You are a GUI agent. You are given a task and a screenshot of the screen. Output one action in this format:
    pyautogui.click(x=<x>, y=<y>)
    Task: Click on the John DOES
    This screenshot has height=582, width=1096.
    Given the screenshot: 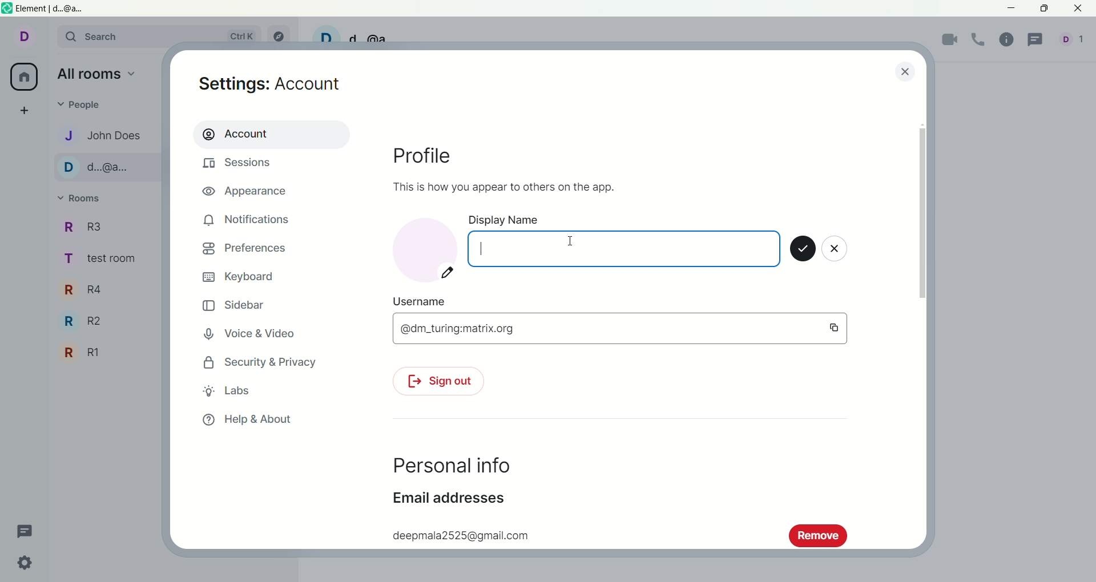 What is the action you would take?
    pyautogui.click(x=99, y=135)
    